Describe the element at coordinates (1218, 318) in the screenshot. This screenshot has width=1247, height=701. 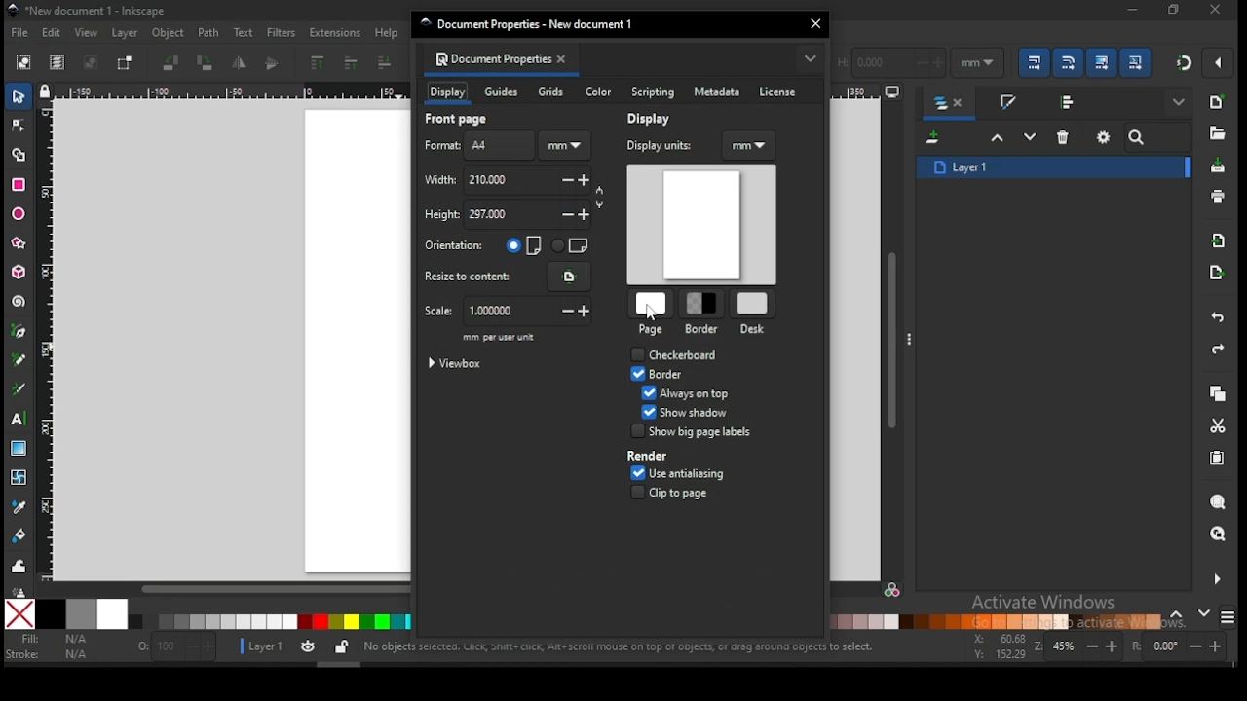
I see `undo` at that location.